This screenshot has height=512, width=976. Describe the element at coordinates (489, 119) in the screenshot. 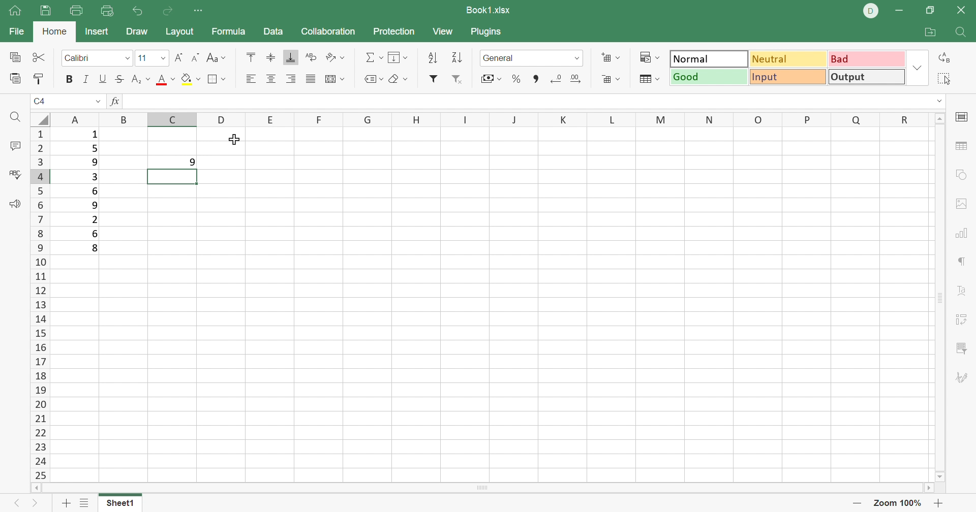

I see `Column names` at that location.